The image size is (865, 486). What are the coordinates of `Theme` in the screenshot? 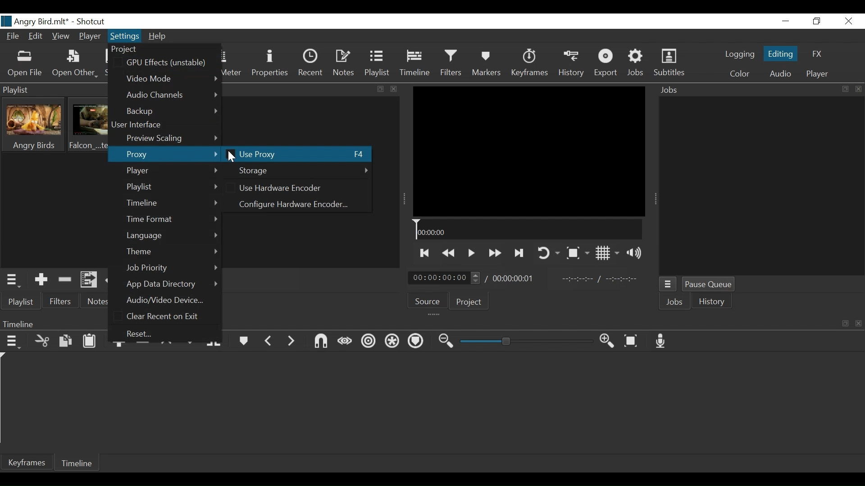 It's located at (172, 252).